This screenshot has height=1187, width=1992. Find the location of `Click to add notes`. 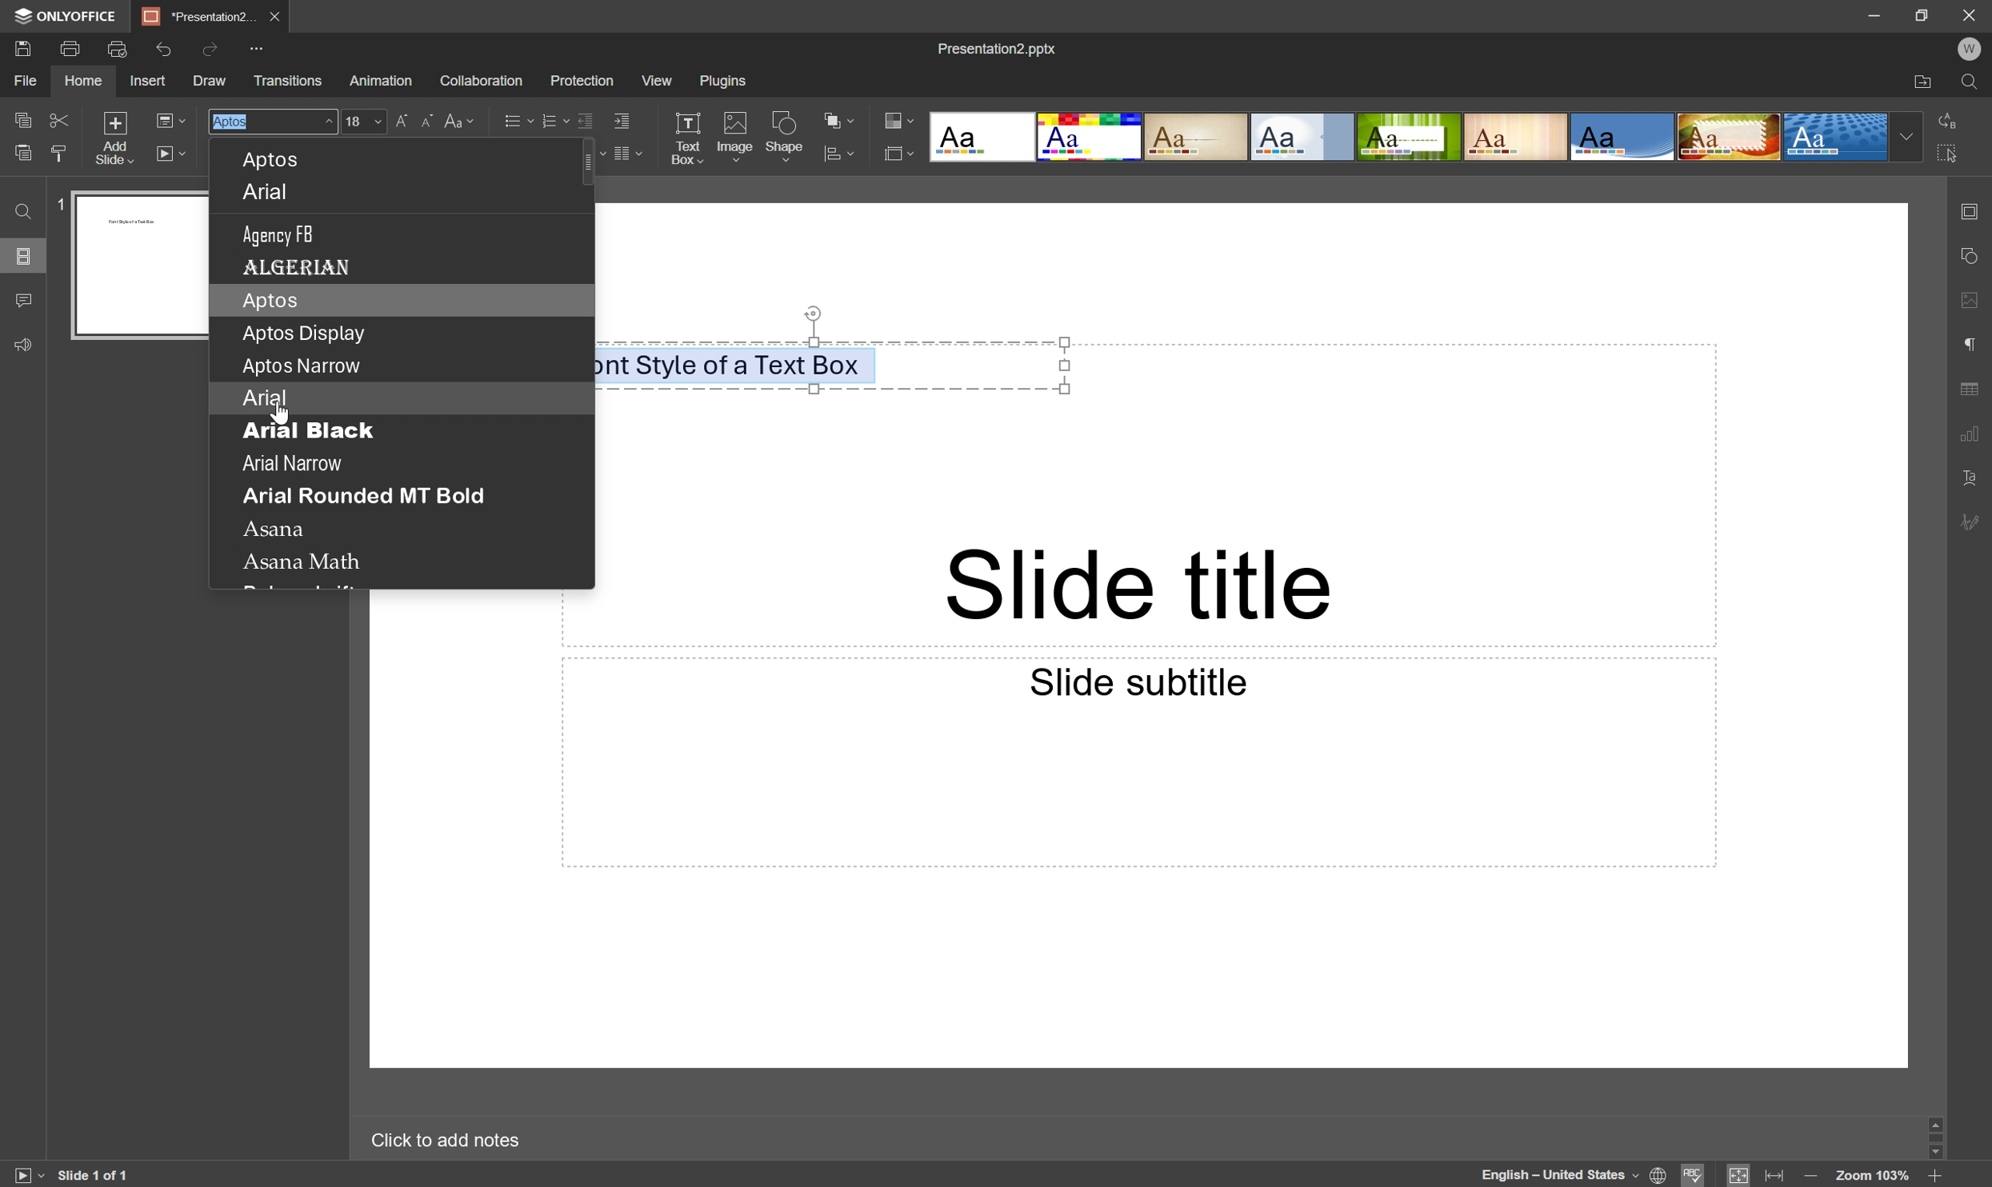

Click to add notes is located at coordinates (447, 1139).